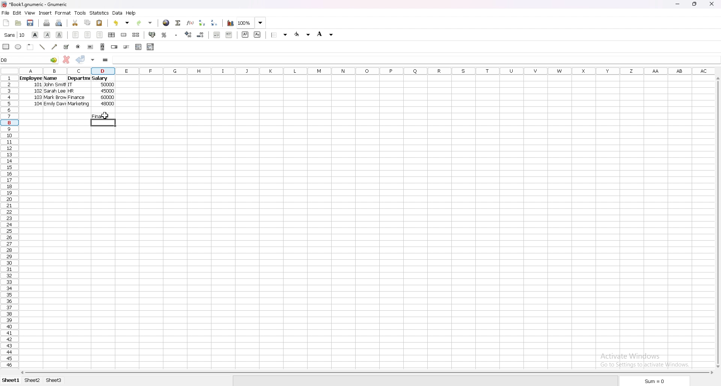  I want to click on formula, so click(106, 60).